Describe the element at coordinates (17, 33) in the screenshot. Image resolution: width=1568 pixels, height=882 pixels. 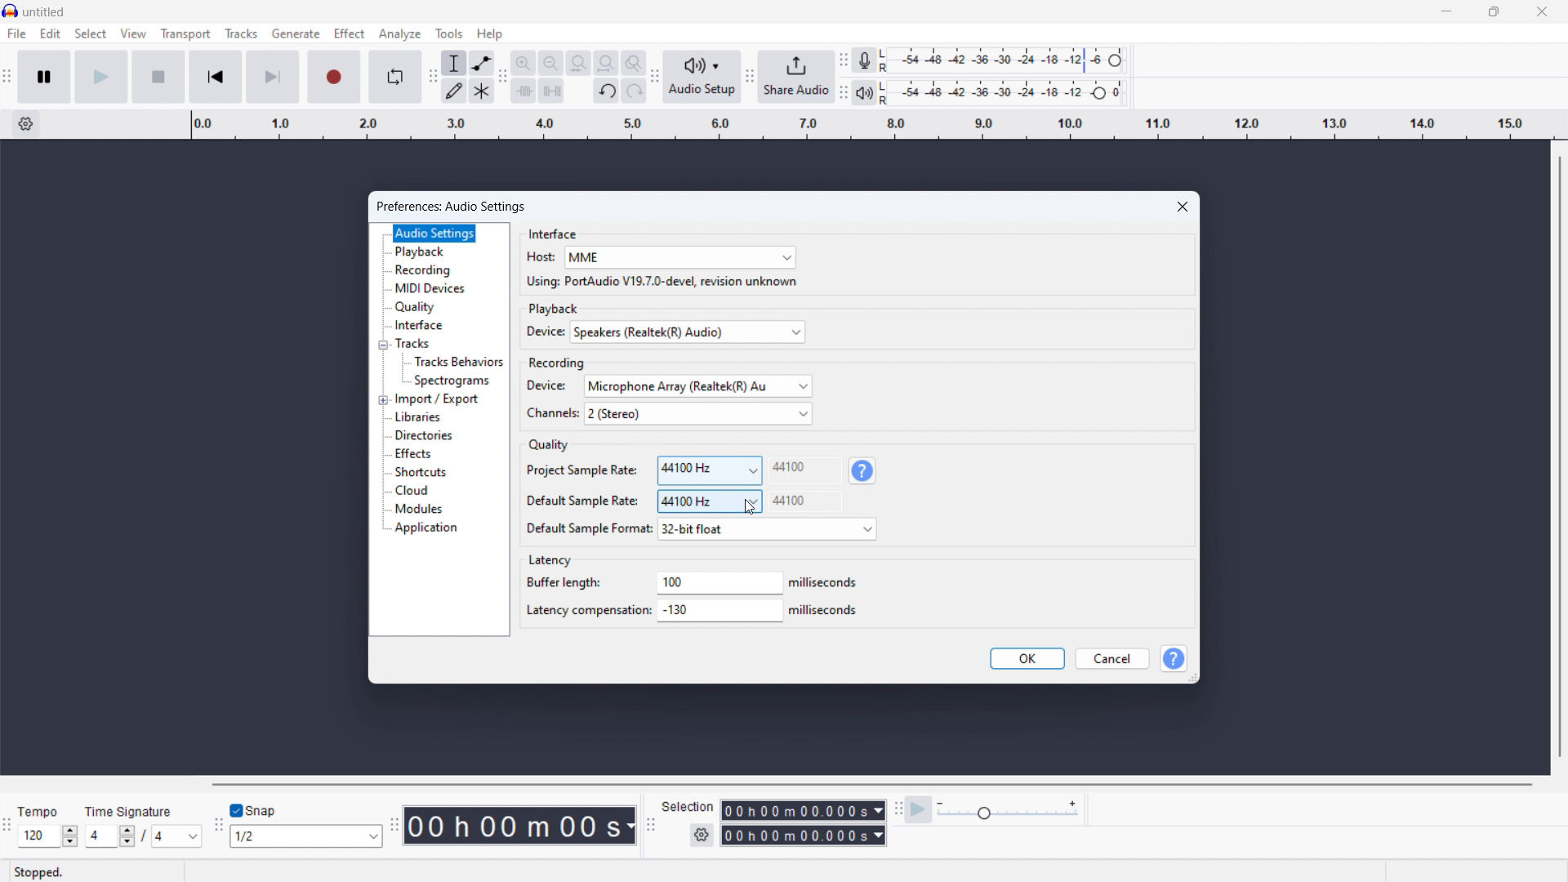
I see `file` at that location.